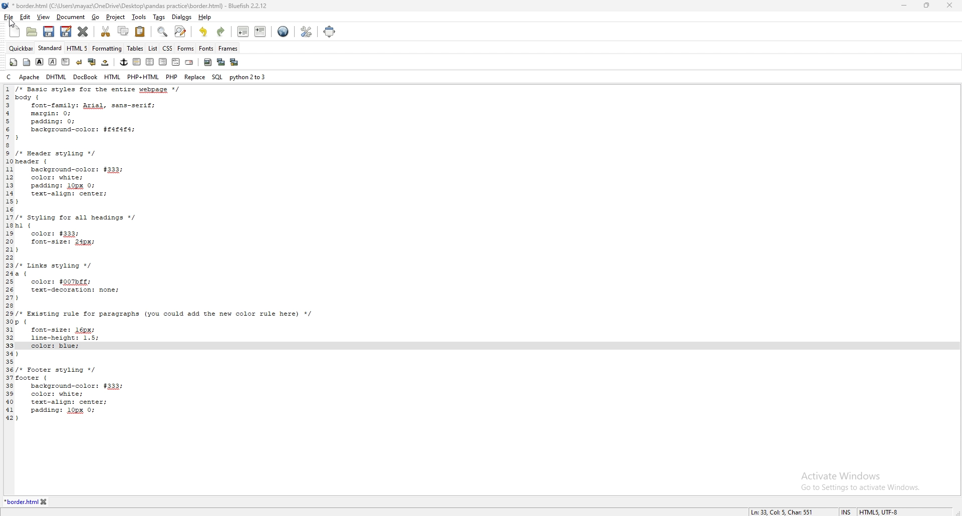 The image size is (962, 516). What do you see at coordinates (151, 62) in the screenshot?
I see `center` at bounding box center [151, 62].